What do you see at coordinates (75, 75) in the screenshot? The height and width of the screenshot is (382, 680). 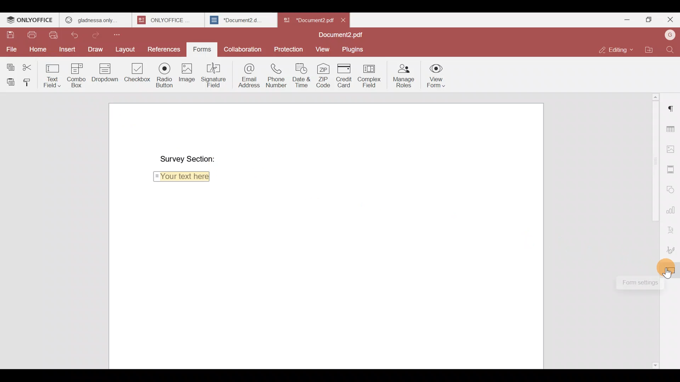 I see `Combo box` at bounding box center [75, 75].